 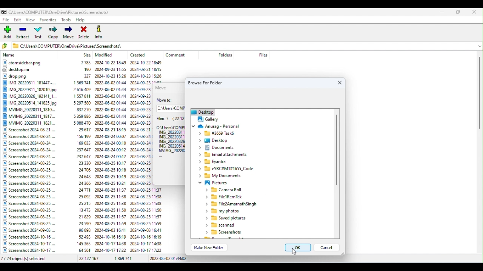 What do you see at coordinates (209, 82) in the screenshot?
I see `Browse for folder` at bounding box center [209, 82].